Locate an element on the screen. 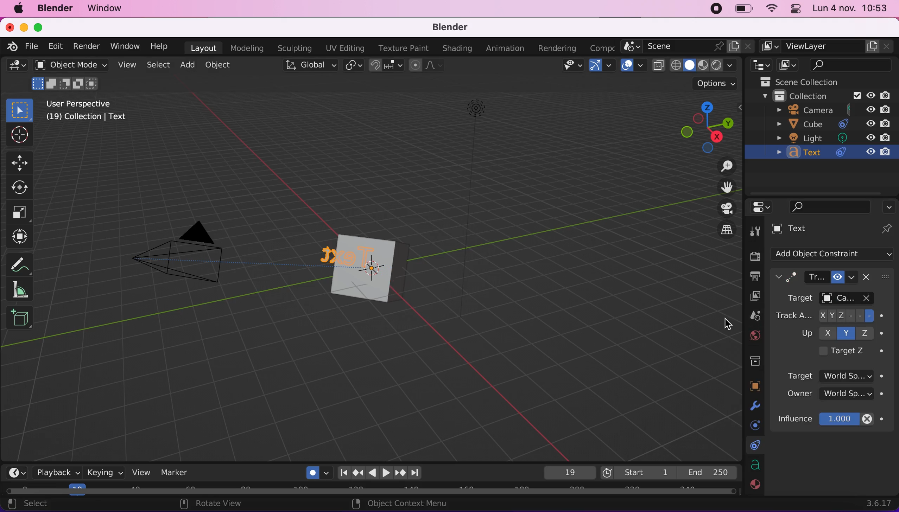  reproduction bar is located at coordinates (384, 473).